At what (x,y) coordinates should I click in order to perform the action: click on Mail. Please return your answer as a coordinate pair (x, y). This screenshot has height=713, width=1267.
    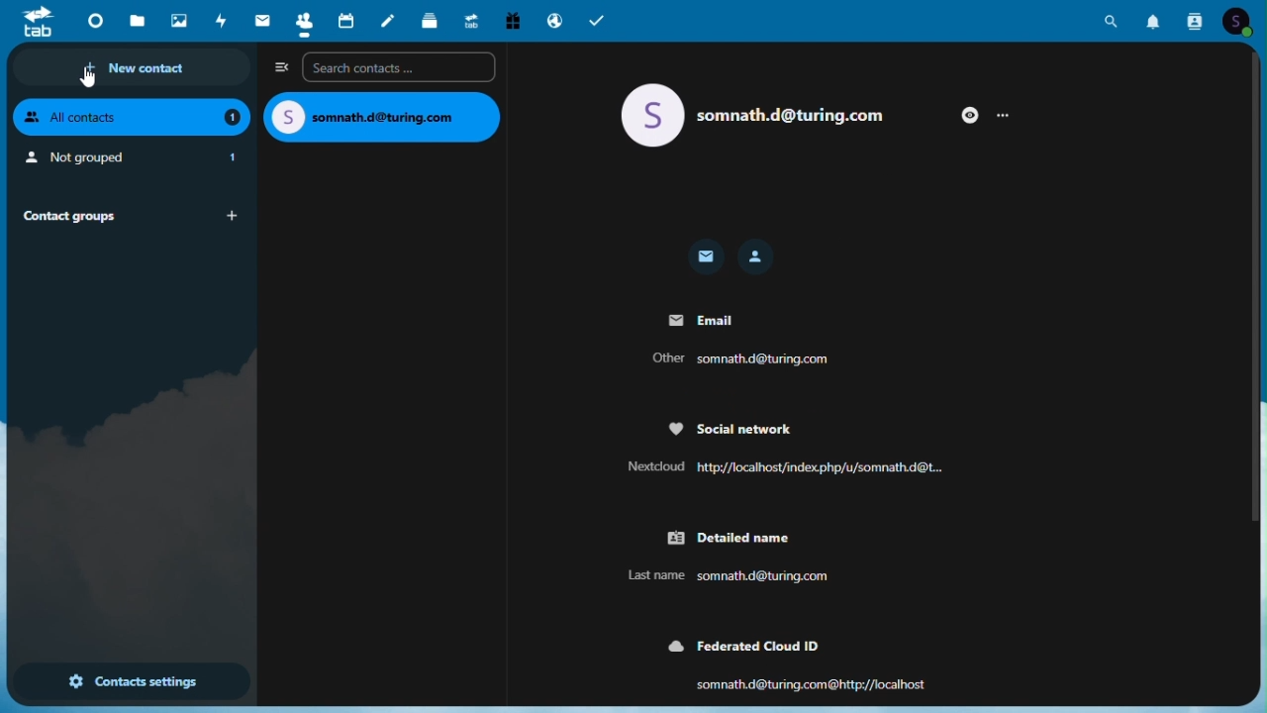
    Looking at the image, I should click on (258, 22).